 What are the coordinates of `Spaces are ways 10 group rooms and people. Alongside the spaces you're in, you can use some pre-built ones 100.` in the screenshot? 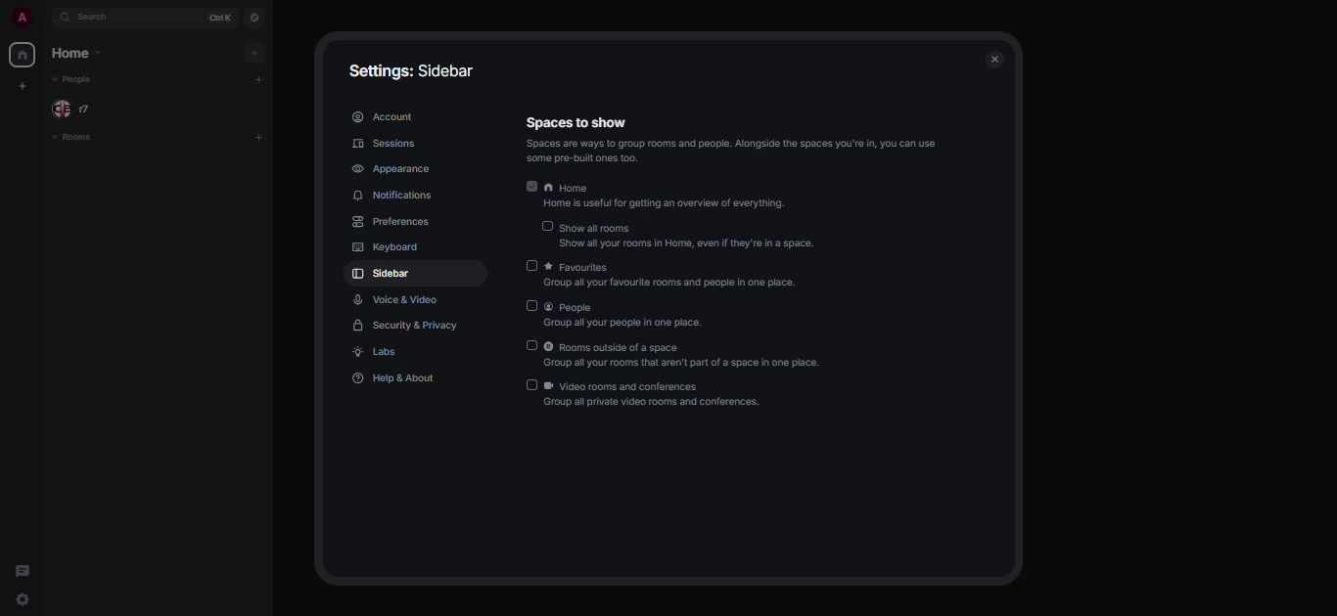 It's located at (741, 152).